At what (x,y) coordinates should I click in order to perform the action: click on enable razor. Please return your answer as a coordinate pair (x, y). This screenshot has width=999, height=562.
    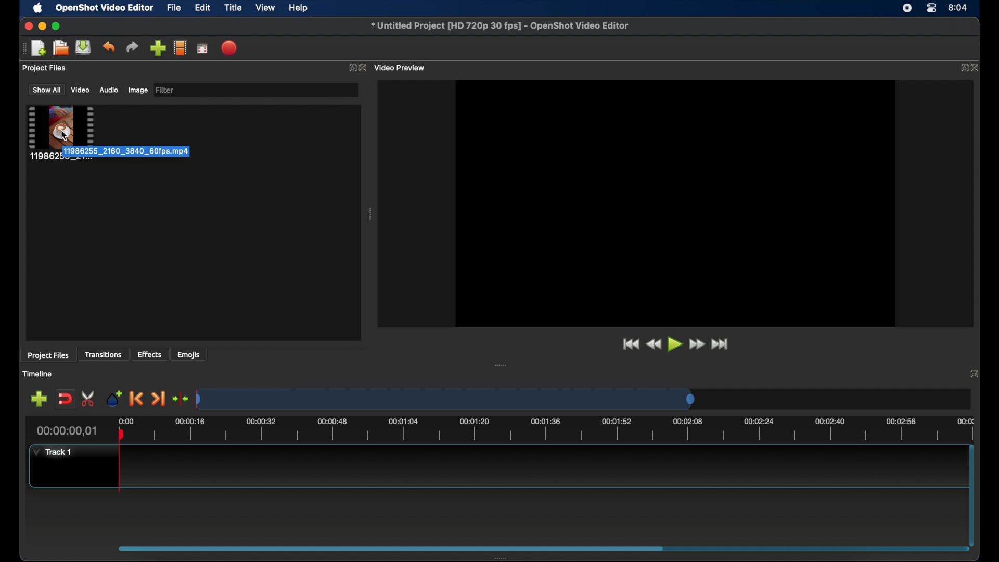
    Looking at the image, I should click on (89, 399).